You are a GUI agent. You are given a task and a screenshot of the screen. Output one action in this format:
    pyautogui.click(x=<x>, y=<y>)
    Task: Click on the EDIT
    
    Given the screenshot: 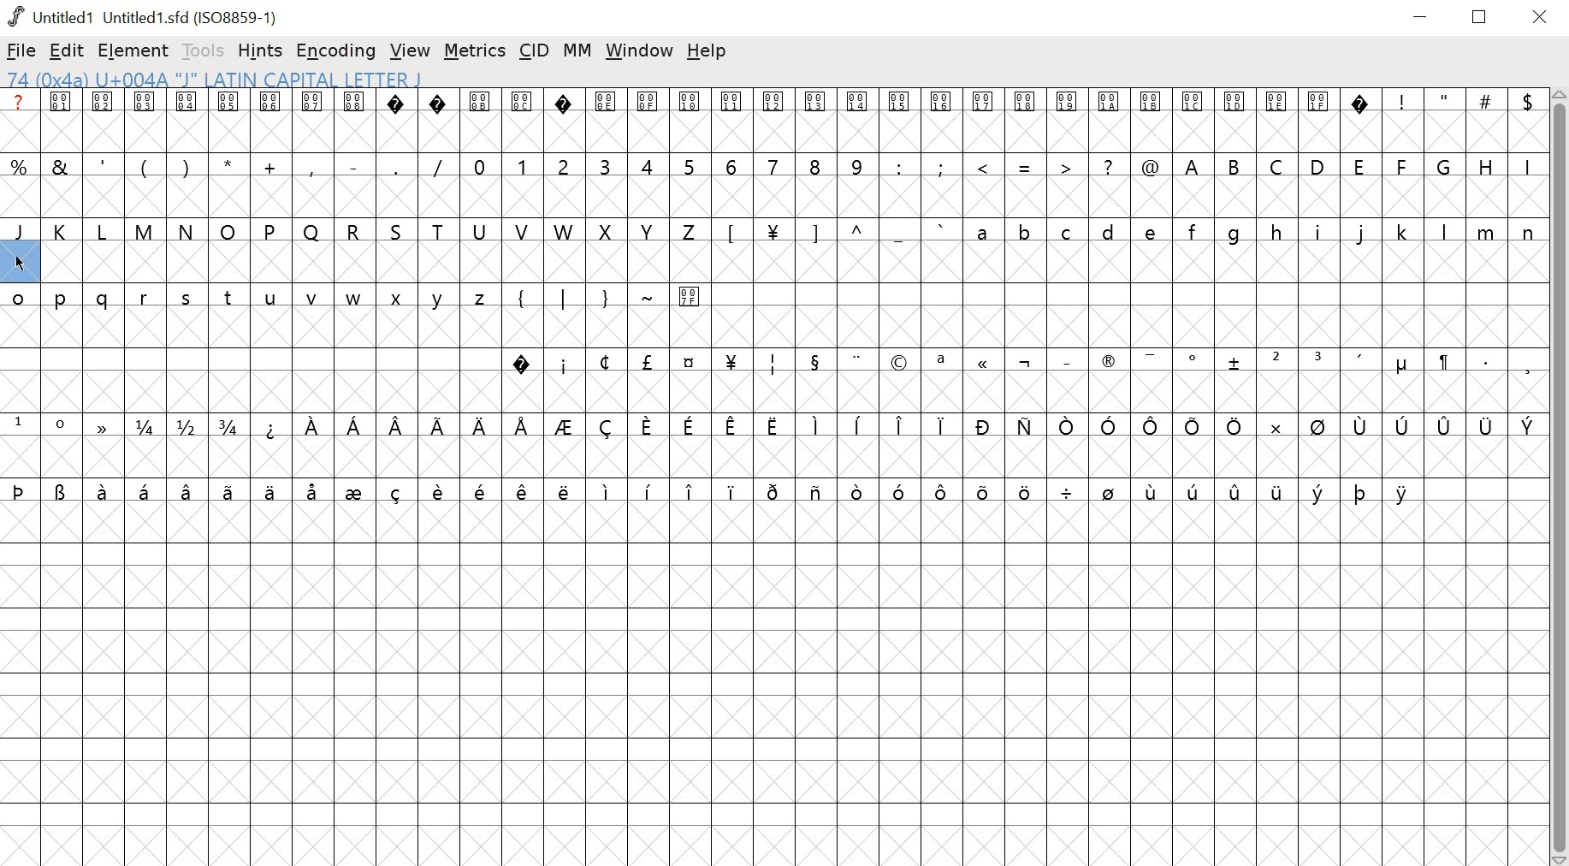 What is the action you would take?
    pyautogui.click(x=68, y=52)
    